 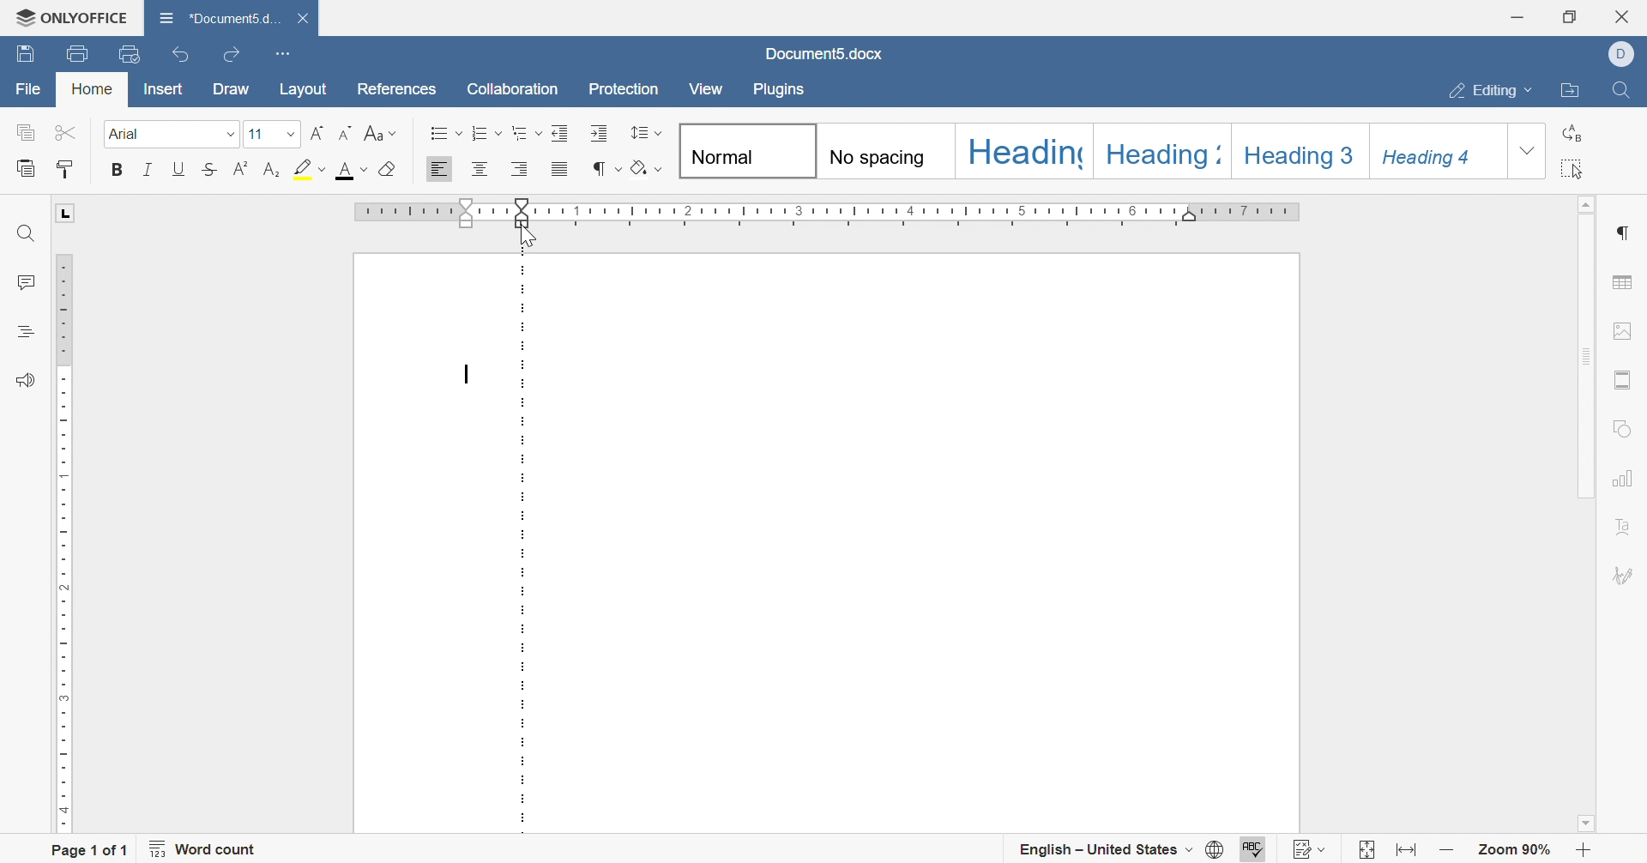 I want to click on redo, so click(x=229, y=57).